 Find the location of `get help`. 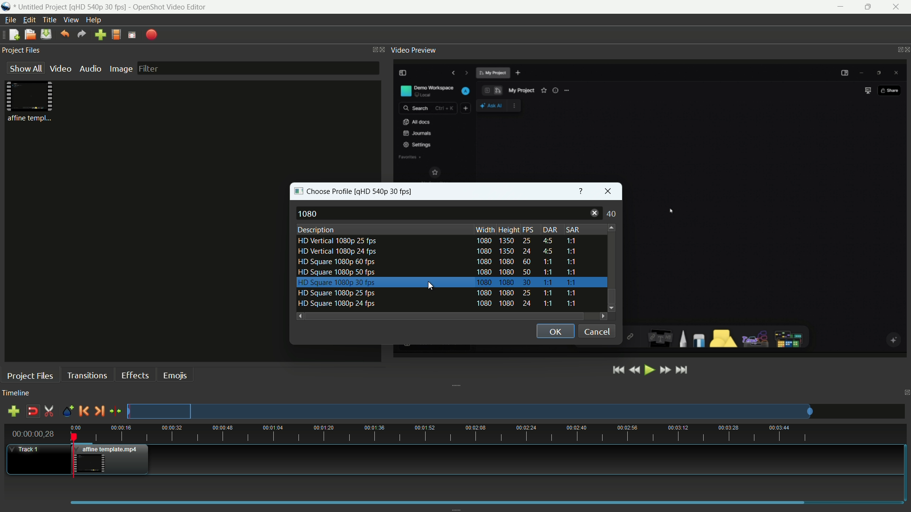

get help is located at coordinates (582, 190).